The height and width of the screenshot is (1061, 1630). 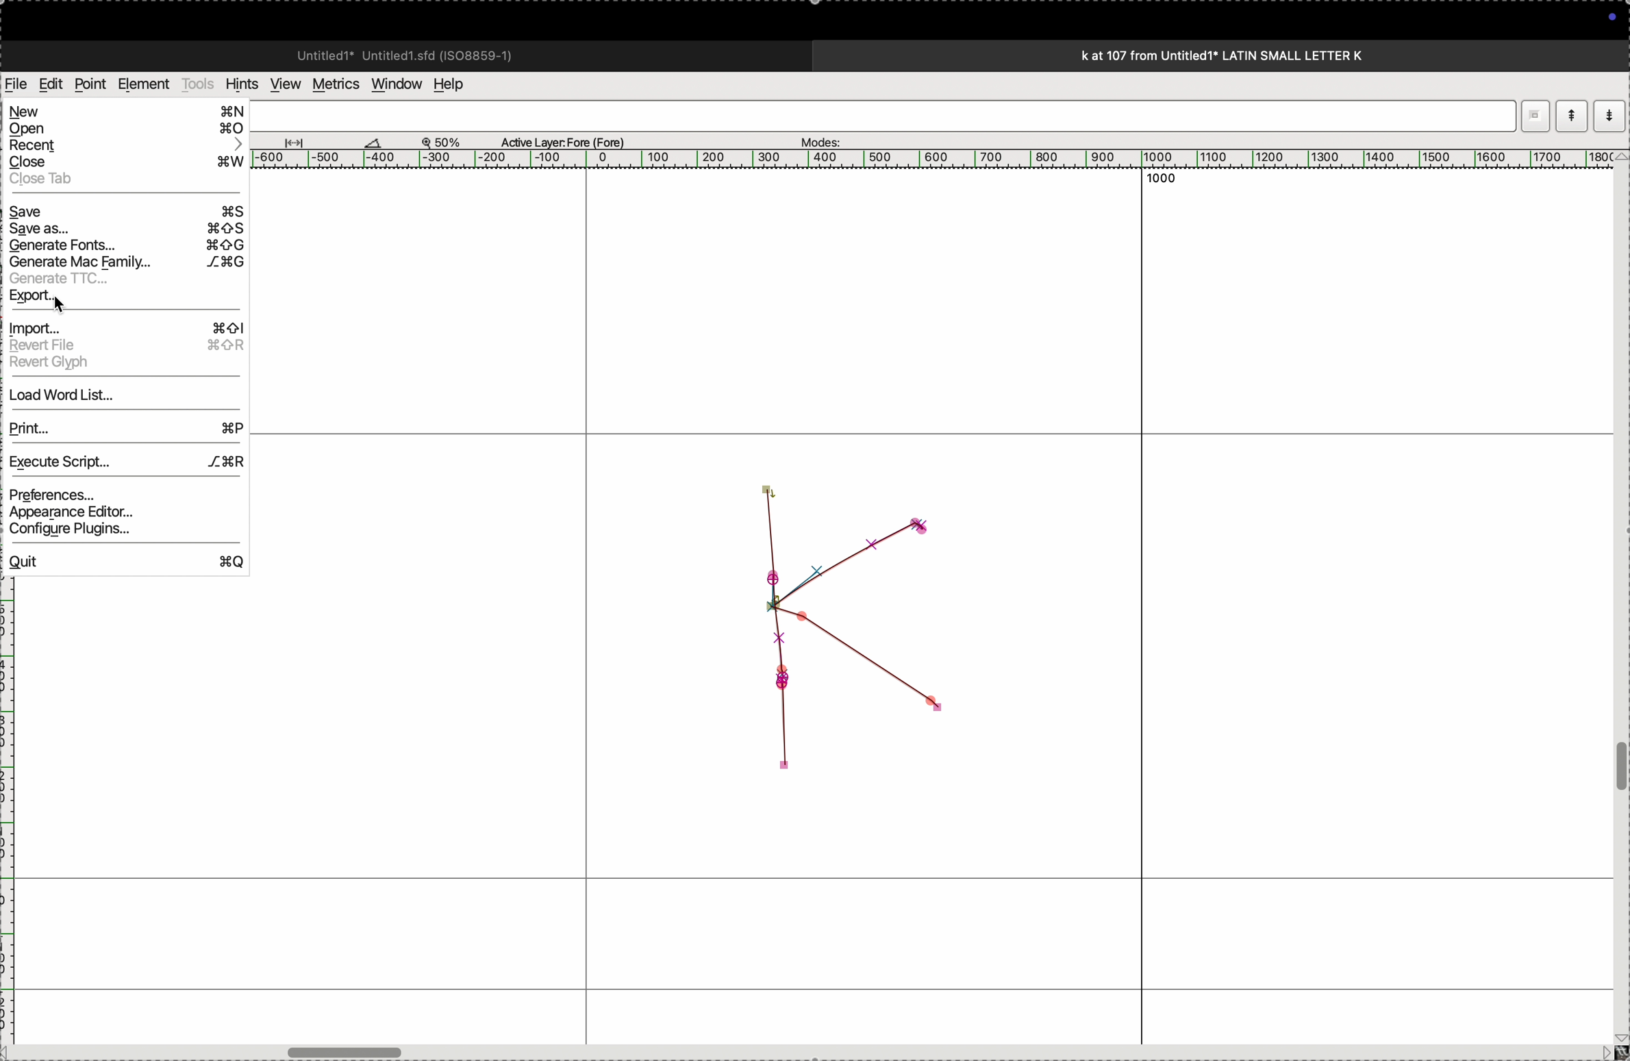 What do you see at coordinates (851, 624) in the screenshot?
I see `glyph k` at bounding box center [851, 624].